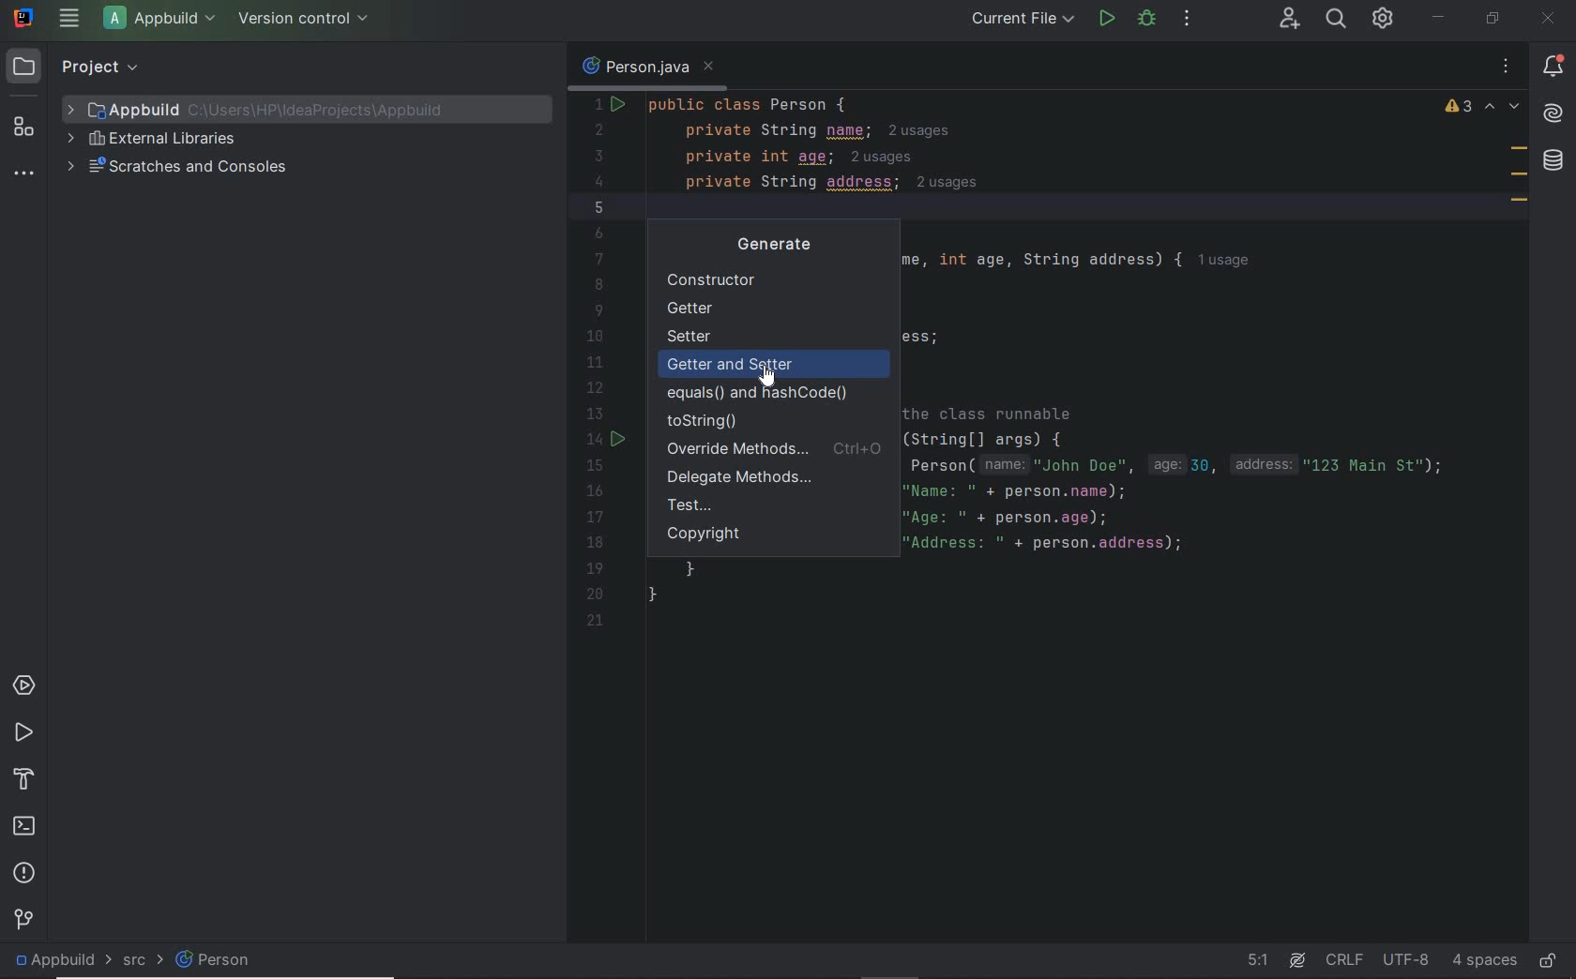  Describe the element at coordinates (25, 823) in the screenshot. I see `terminal` at that location.